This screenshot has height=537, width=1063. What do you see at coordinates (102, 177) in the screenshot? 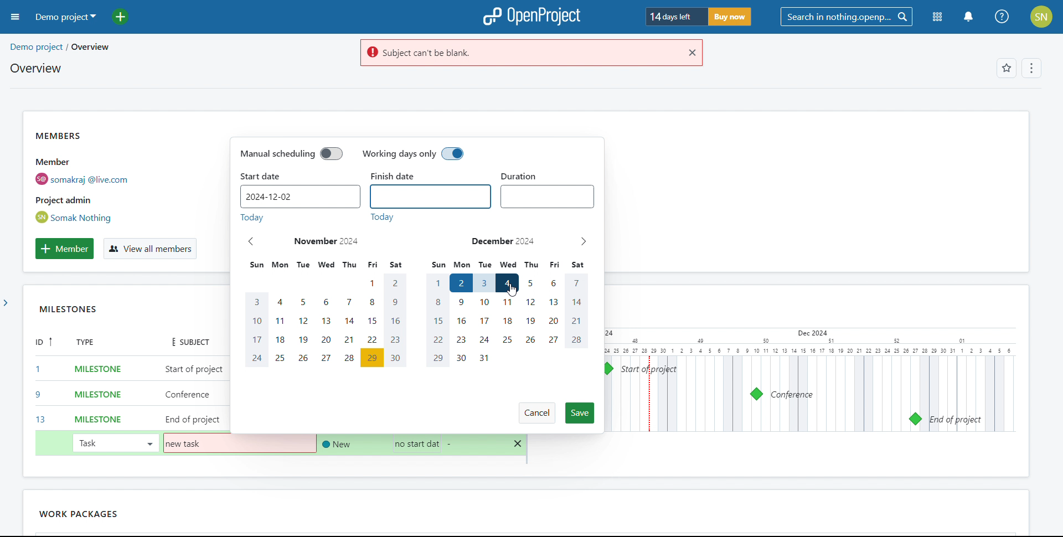
I see `members` at bounding box center [102, 177].